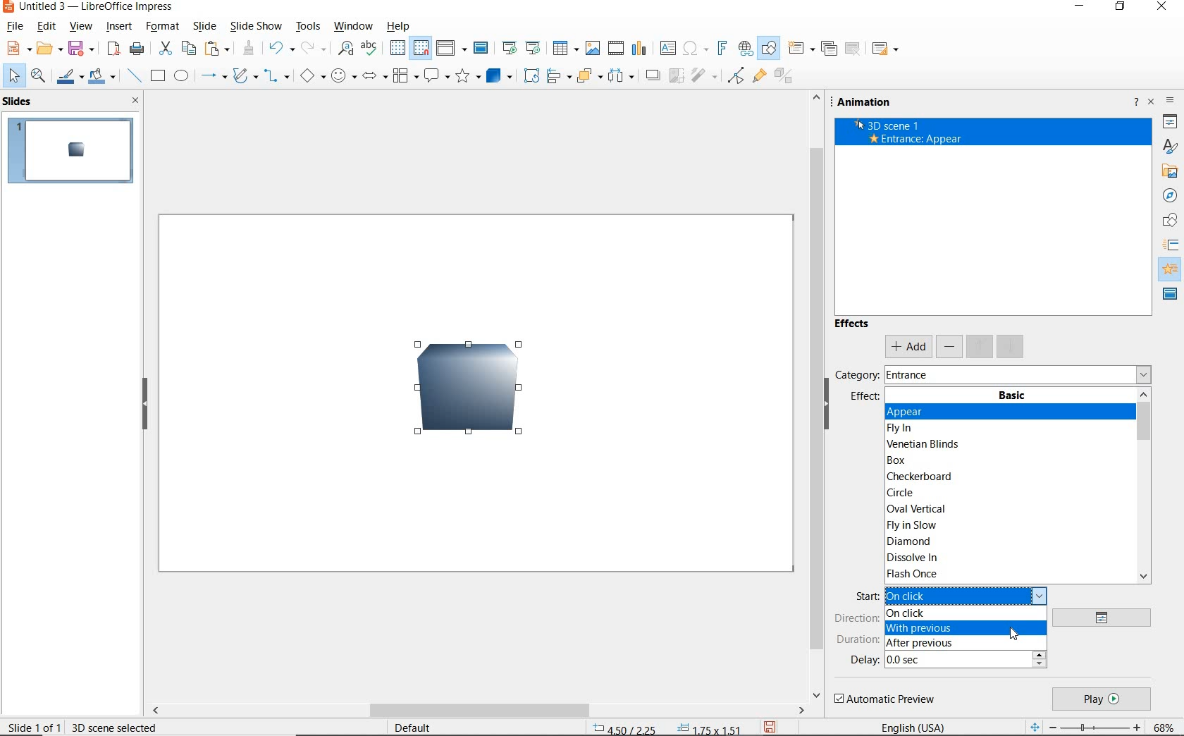  Describe the element at coordinates (1171, 295) in the screenshot. I see `master slides` at that location.